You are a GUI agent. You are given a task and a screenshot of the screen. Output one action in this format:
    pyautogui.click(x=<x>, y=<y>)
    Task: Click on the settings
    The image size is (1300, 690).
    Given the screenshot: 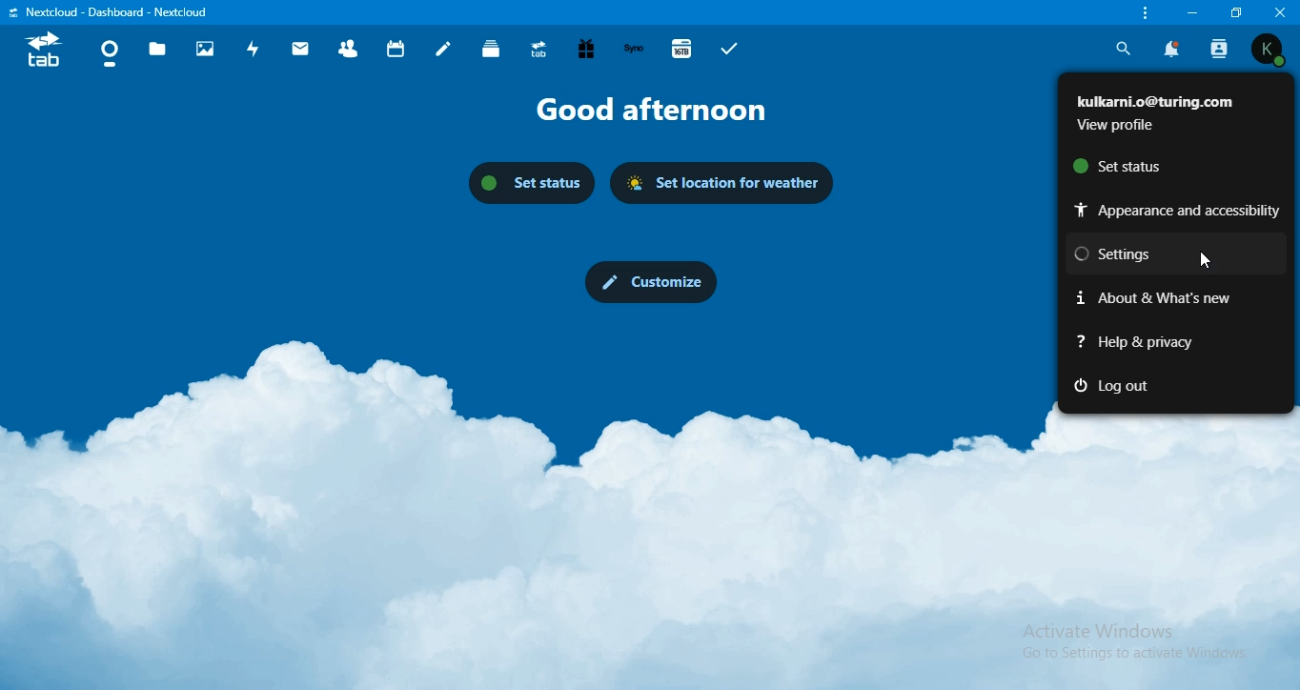 What is the action you would take?
    pyautogui.click(x=1118, y=253)
    